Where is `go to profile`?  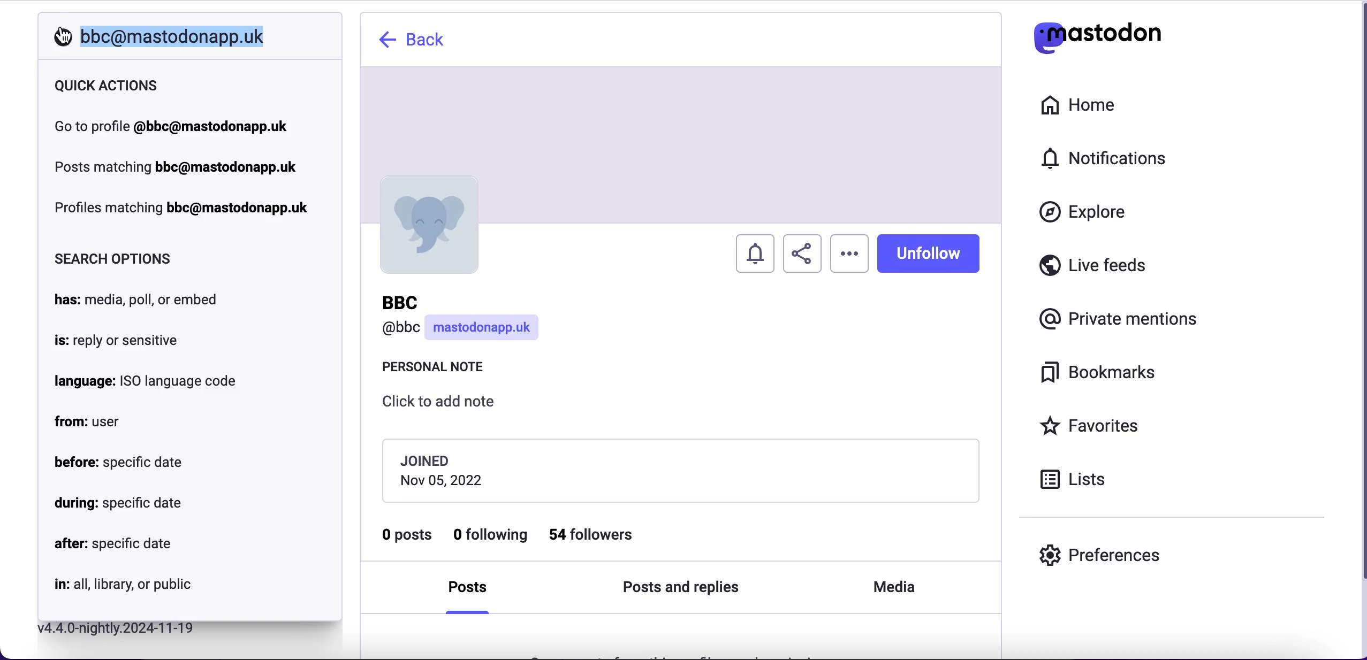 go to profile is located at coordinates (172, 126).